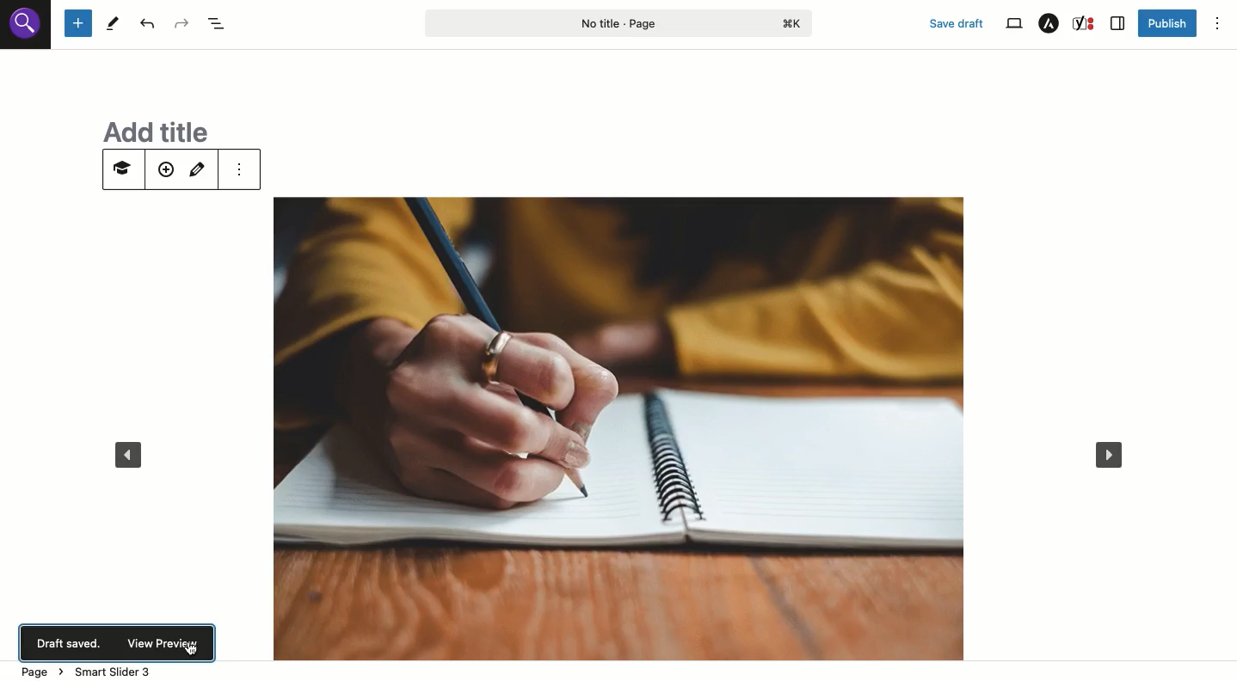 Image resolution: width=1237 pixels, height=681 pixels. What do you see at coordinates (148, 129) in the screenshot?
I see `Title` at bounding box center [148, 129].